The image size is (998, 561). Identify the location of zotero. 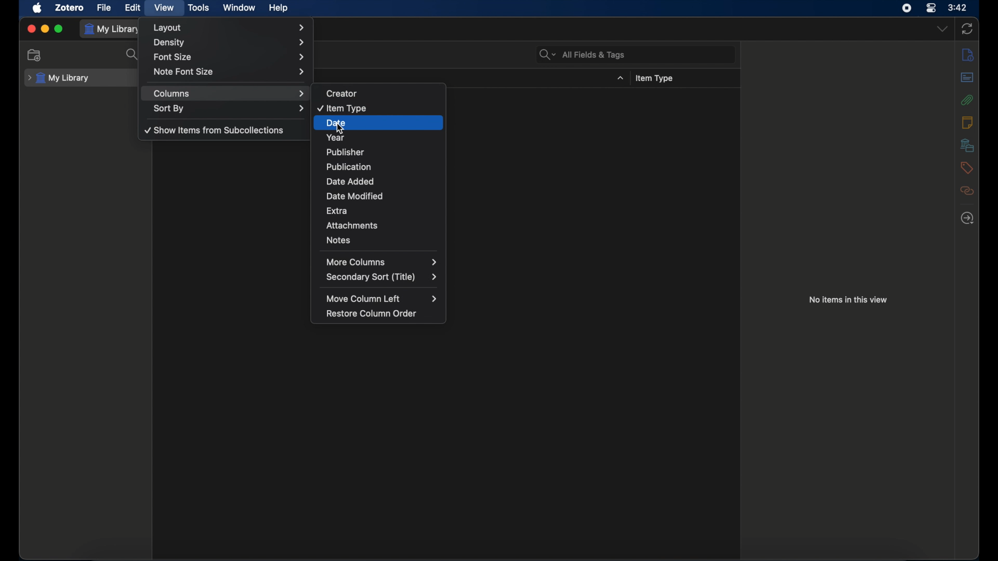
(70, 7).